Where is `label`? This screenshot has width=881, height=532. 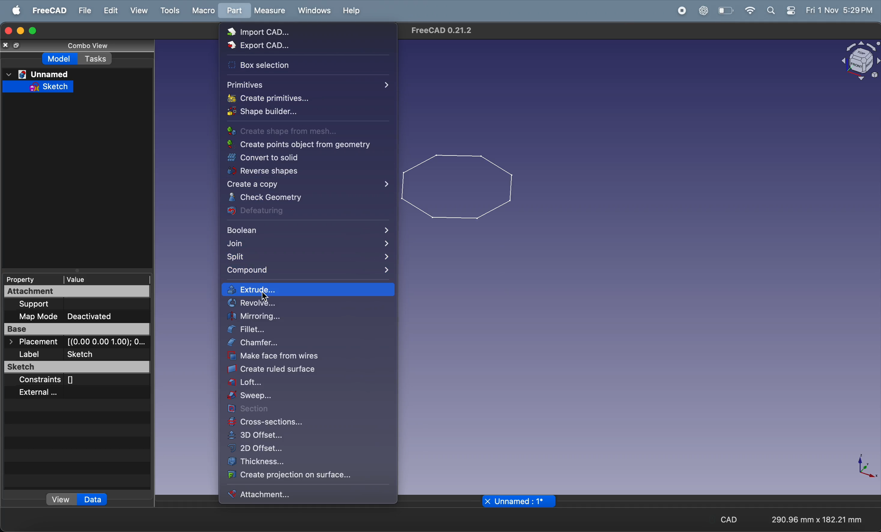
label is located at coordinates (28, 355).